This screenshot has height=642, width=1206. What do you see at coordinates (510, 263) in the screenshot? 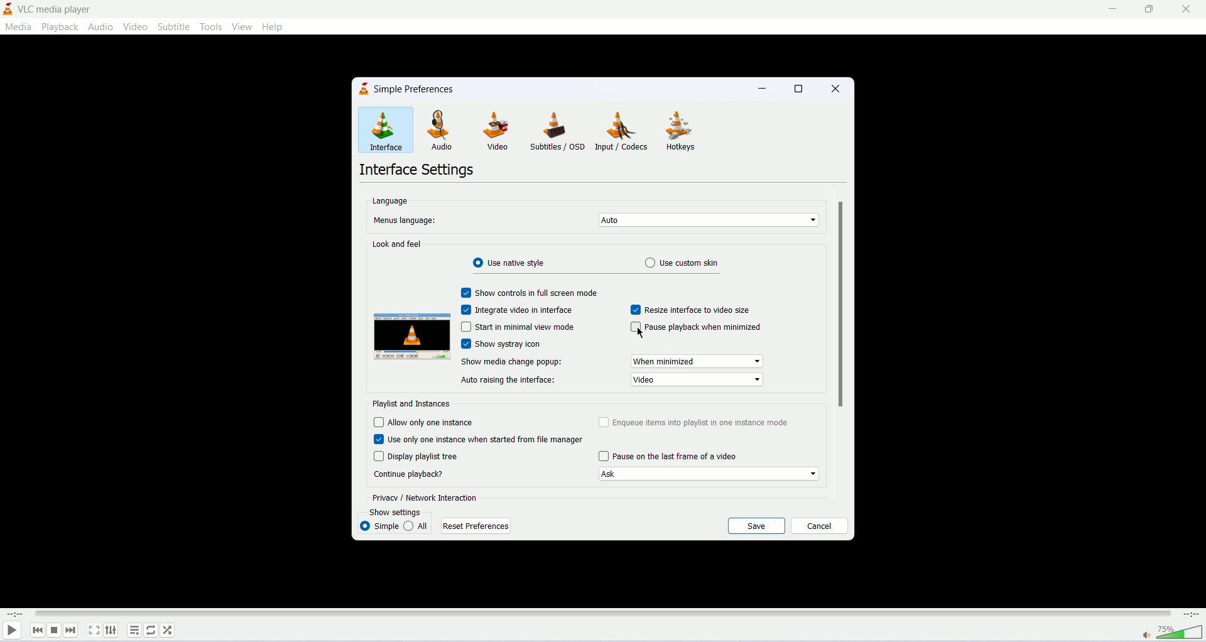
I see `use native style` at bounding box center [510, 263].